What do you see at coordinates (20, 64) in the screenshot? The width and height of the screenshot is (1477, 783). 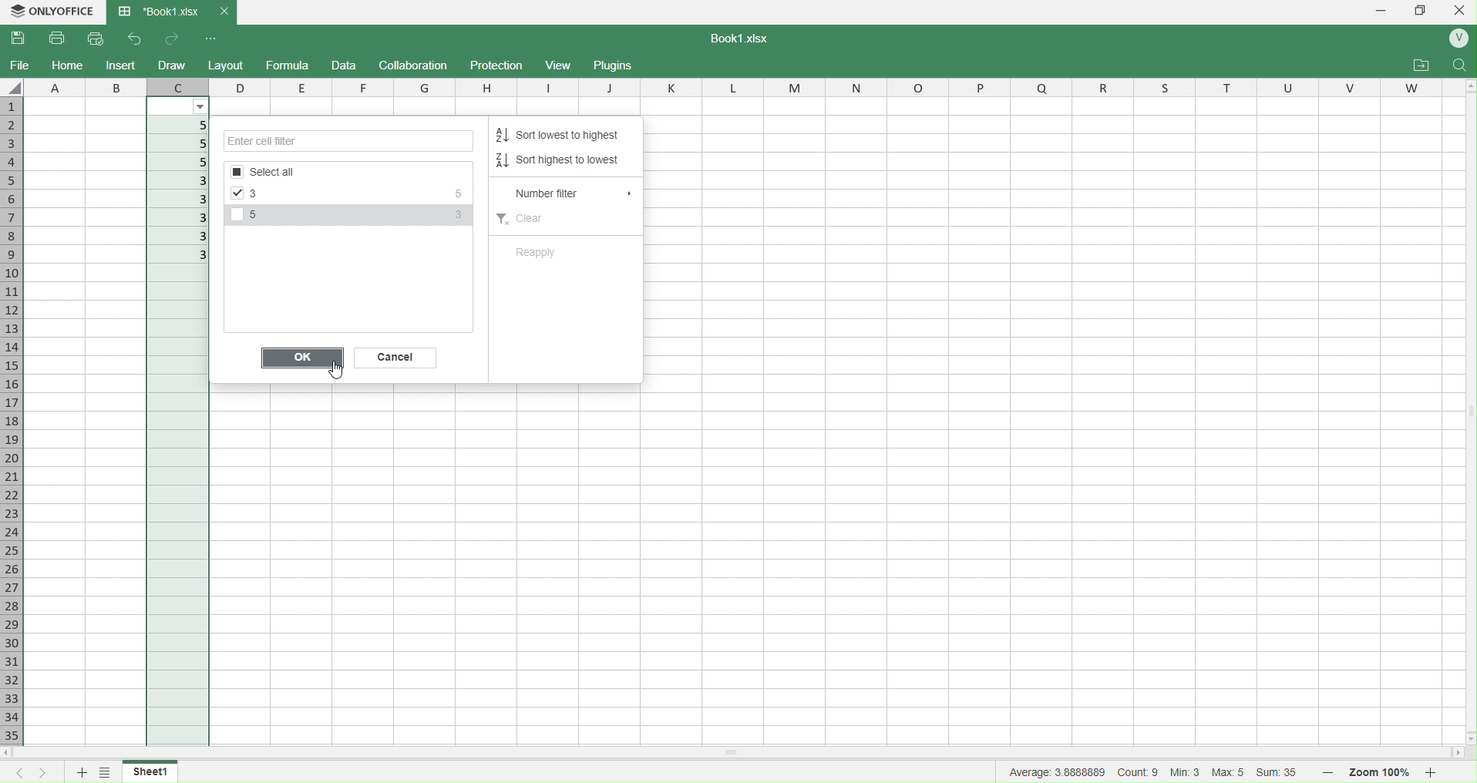 I see `File` at bounding box center [20, 64].